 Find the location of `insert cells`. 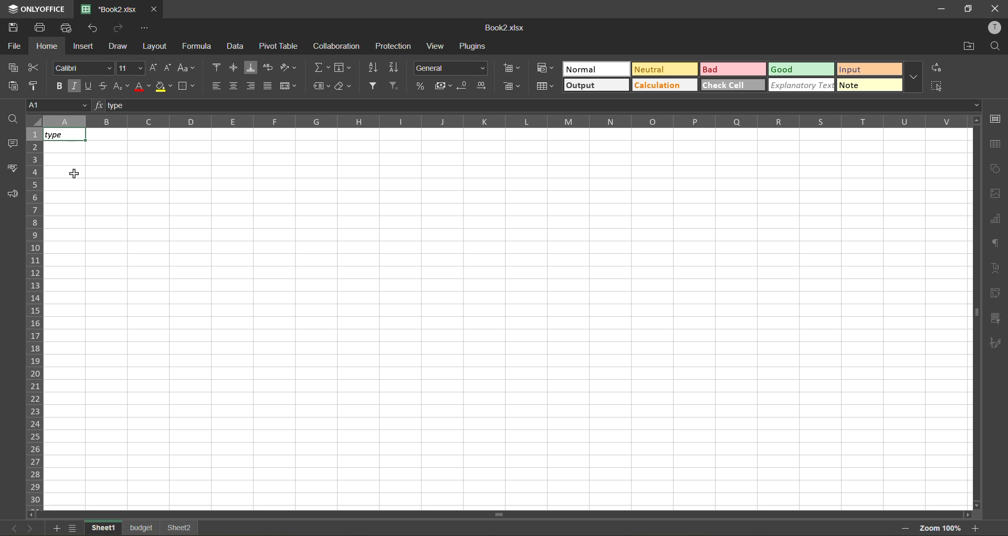

insert cells is located at coordinates (511, 67).